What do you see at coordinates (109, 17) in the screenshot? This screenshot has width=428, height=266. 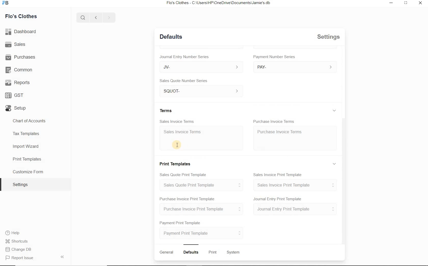 I see `Forward` at bounding box center [109, 17].